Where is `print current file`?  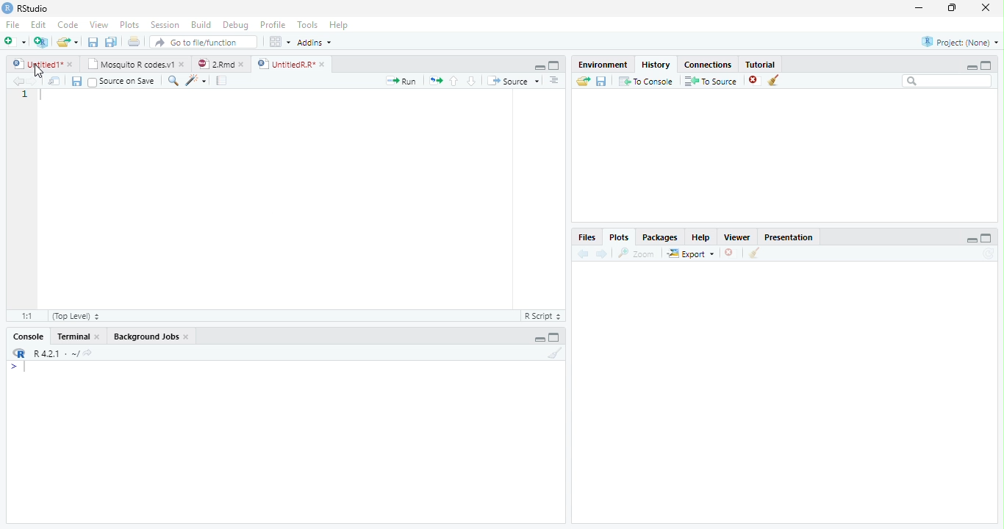
print current file is located at coordinates (134, 41).